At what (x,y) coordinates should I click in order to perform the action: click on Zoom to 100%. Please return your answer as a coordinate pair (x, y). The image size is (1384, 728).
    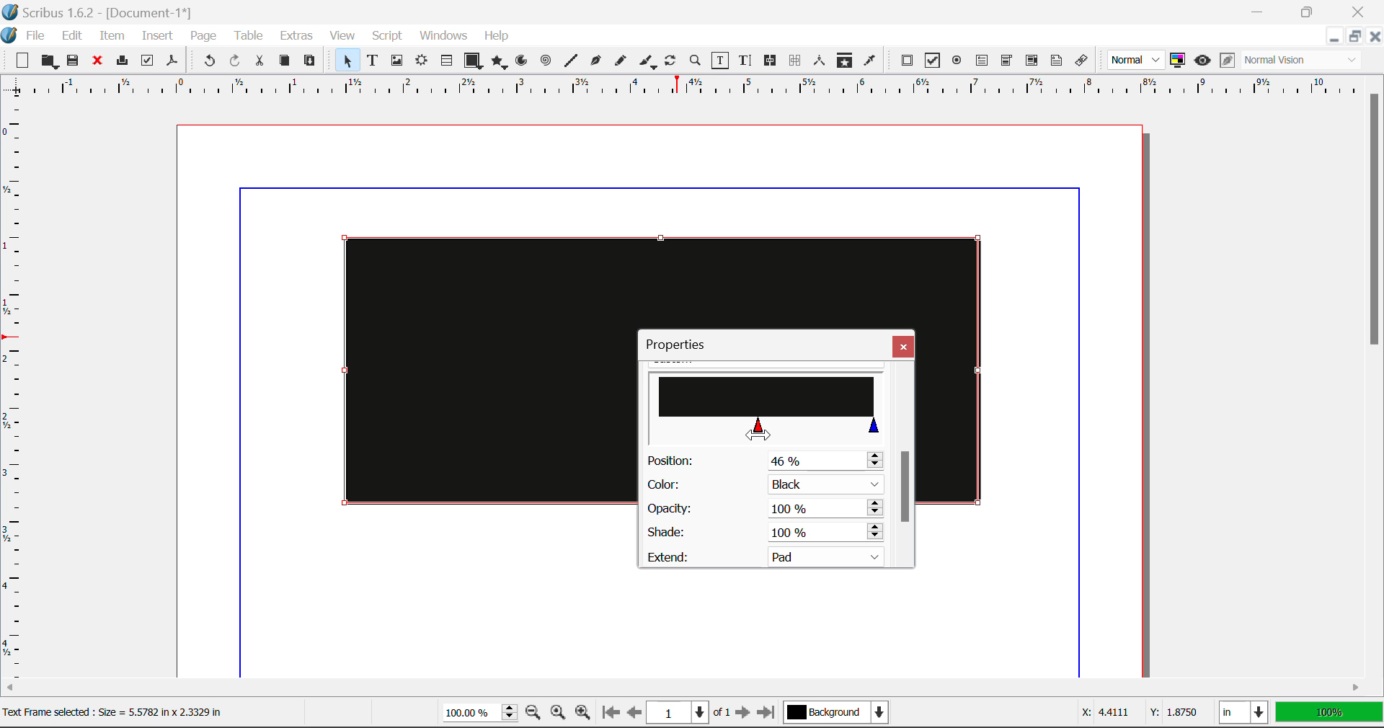
    Looking at the image, I should click on (559, 714).